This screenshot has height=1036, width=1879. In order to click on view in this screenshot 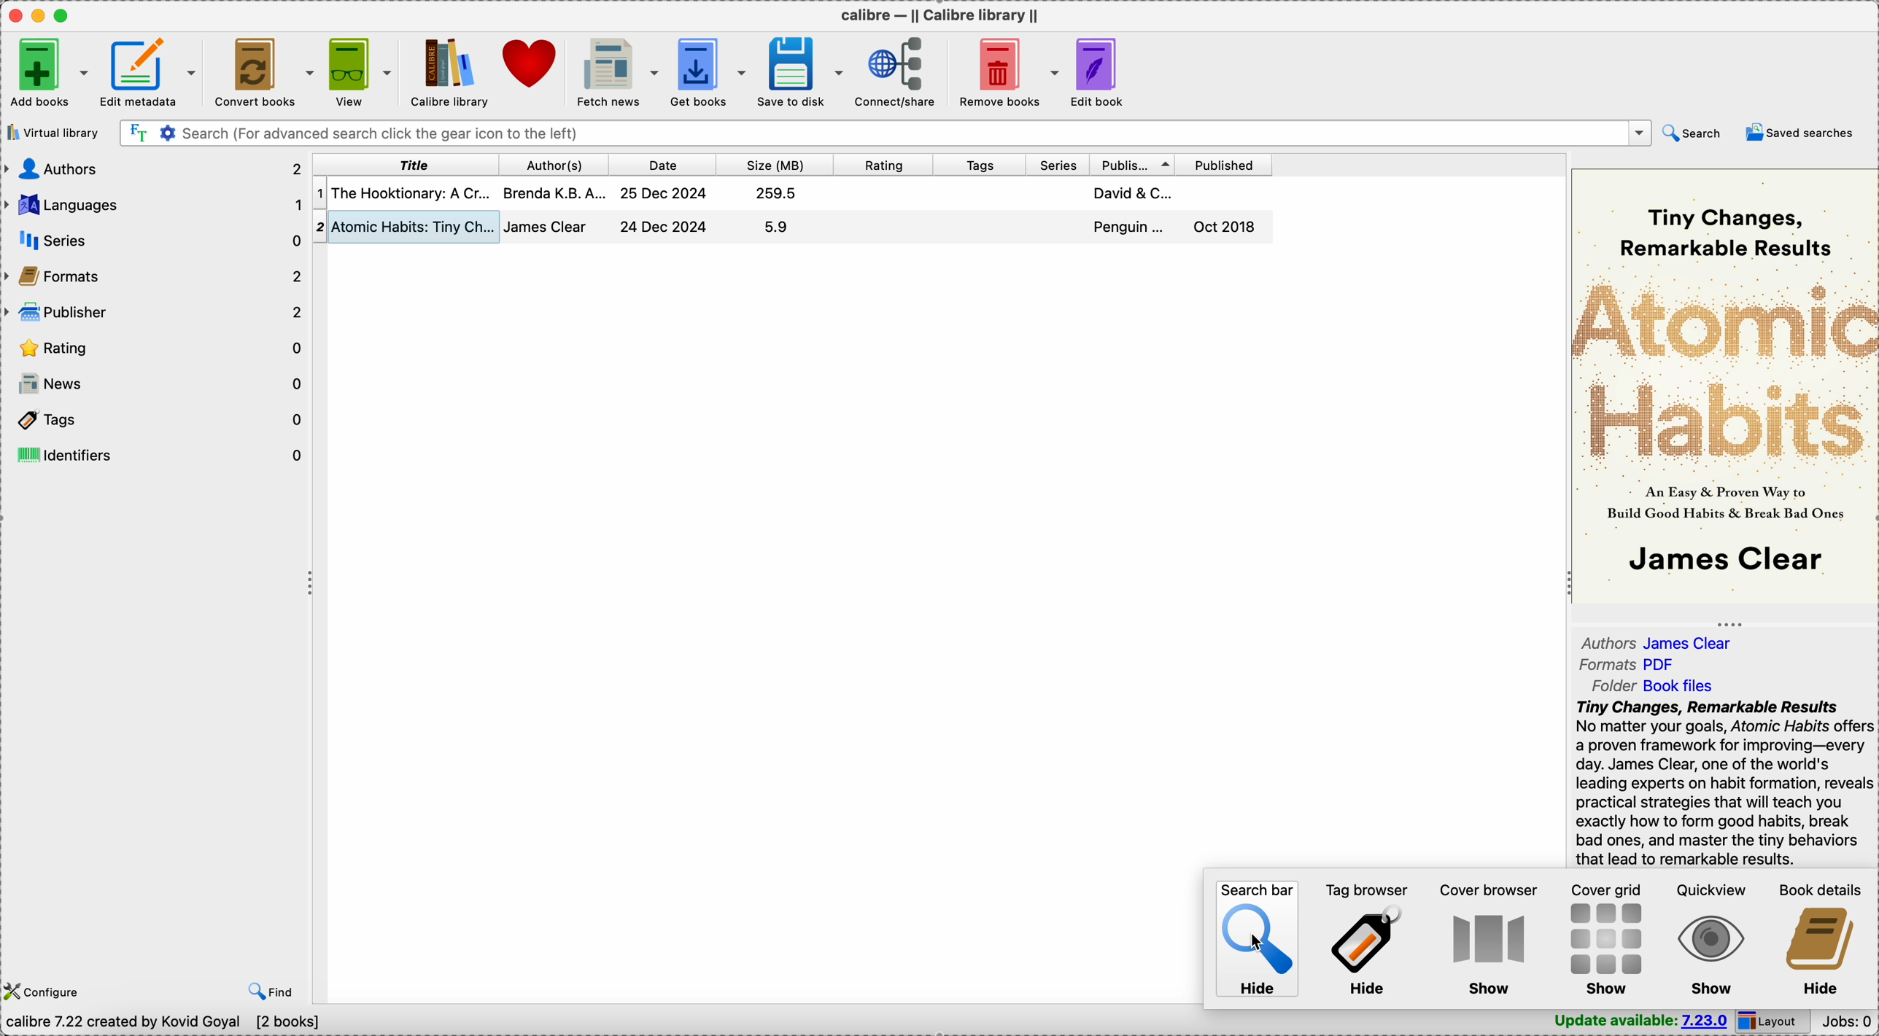, I will do `click(358, 71)`.